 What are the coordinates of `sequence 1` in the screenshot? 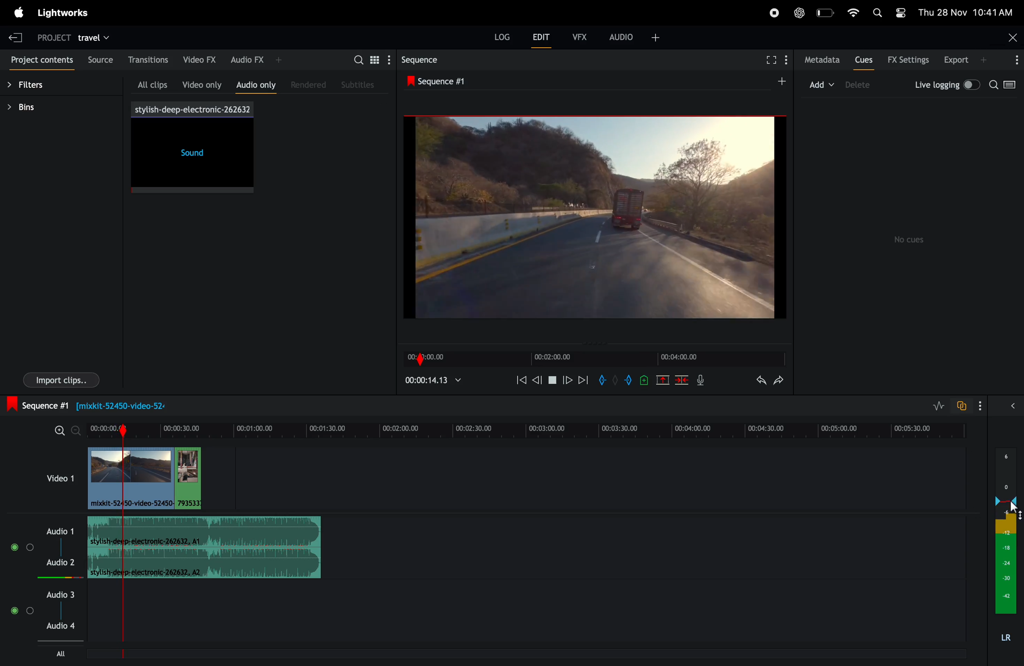 It's located at (515, 82).